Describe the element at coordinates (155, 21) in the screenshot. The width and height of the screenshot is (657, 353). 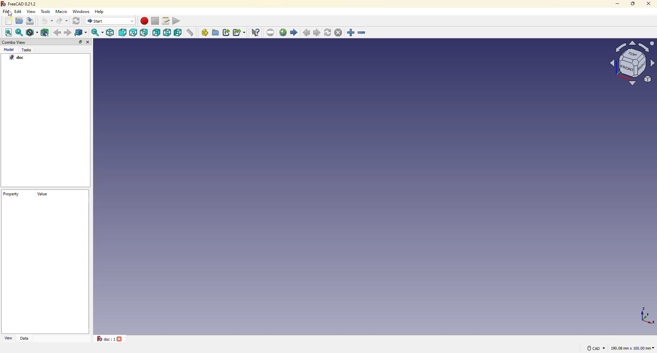
I see `stop macro recording` at that location.